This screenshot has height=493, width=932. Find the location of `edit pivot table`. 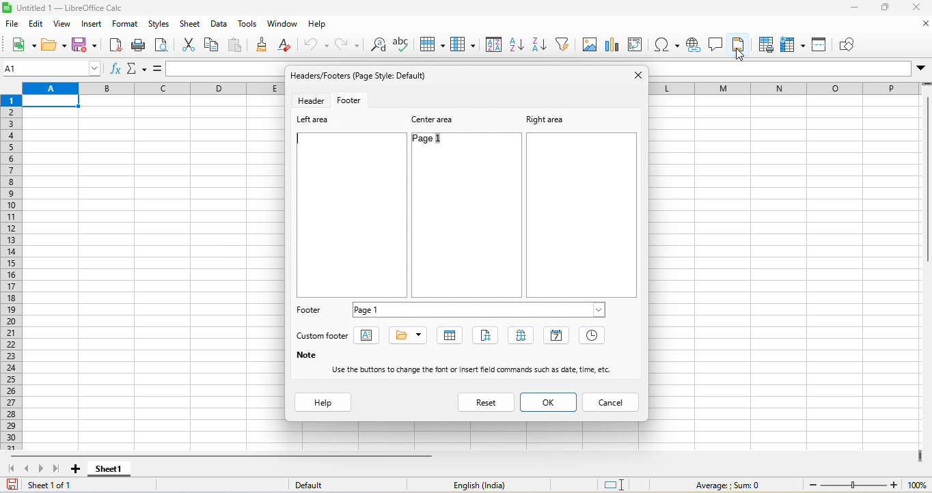

edit pivot table is located at coordinates (640, 46).